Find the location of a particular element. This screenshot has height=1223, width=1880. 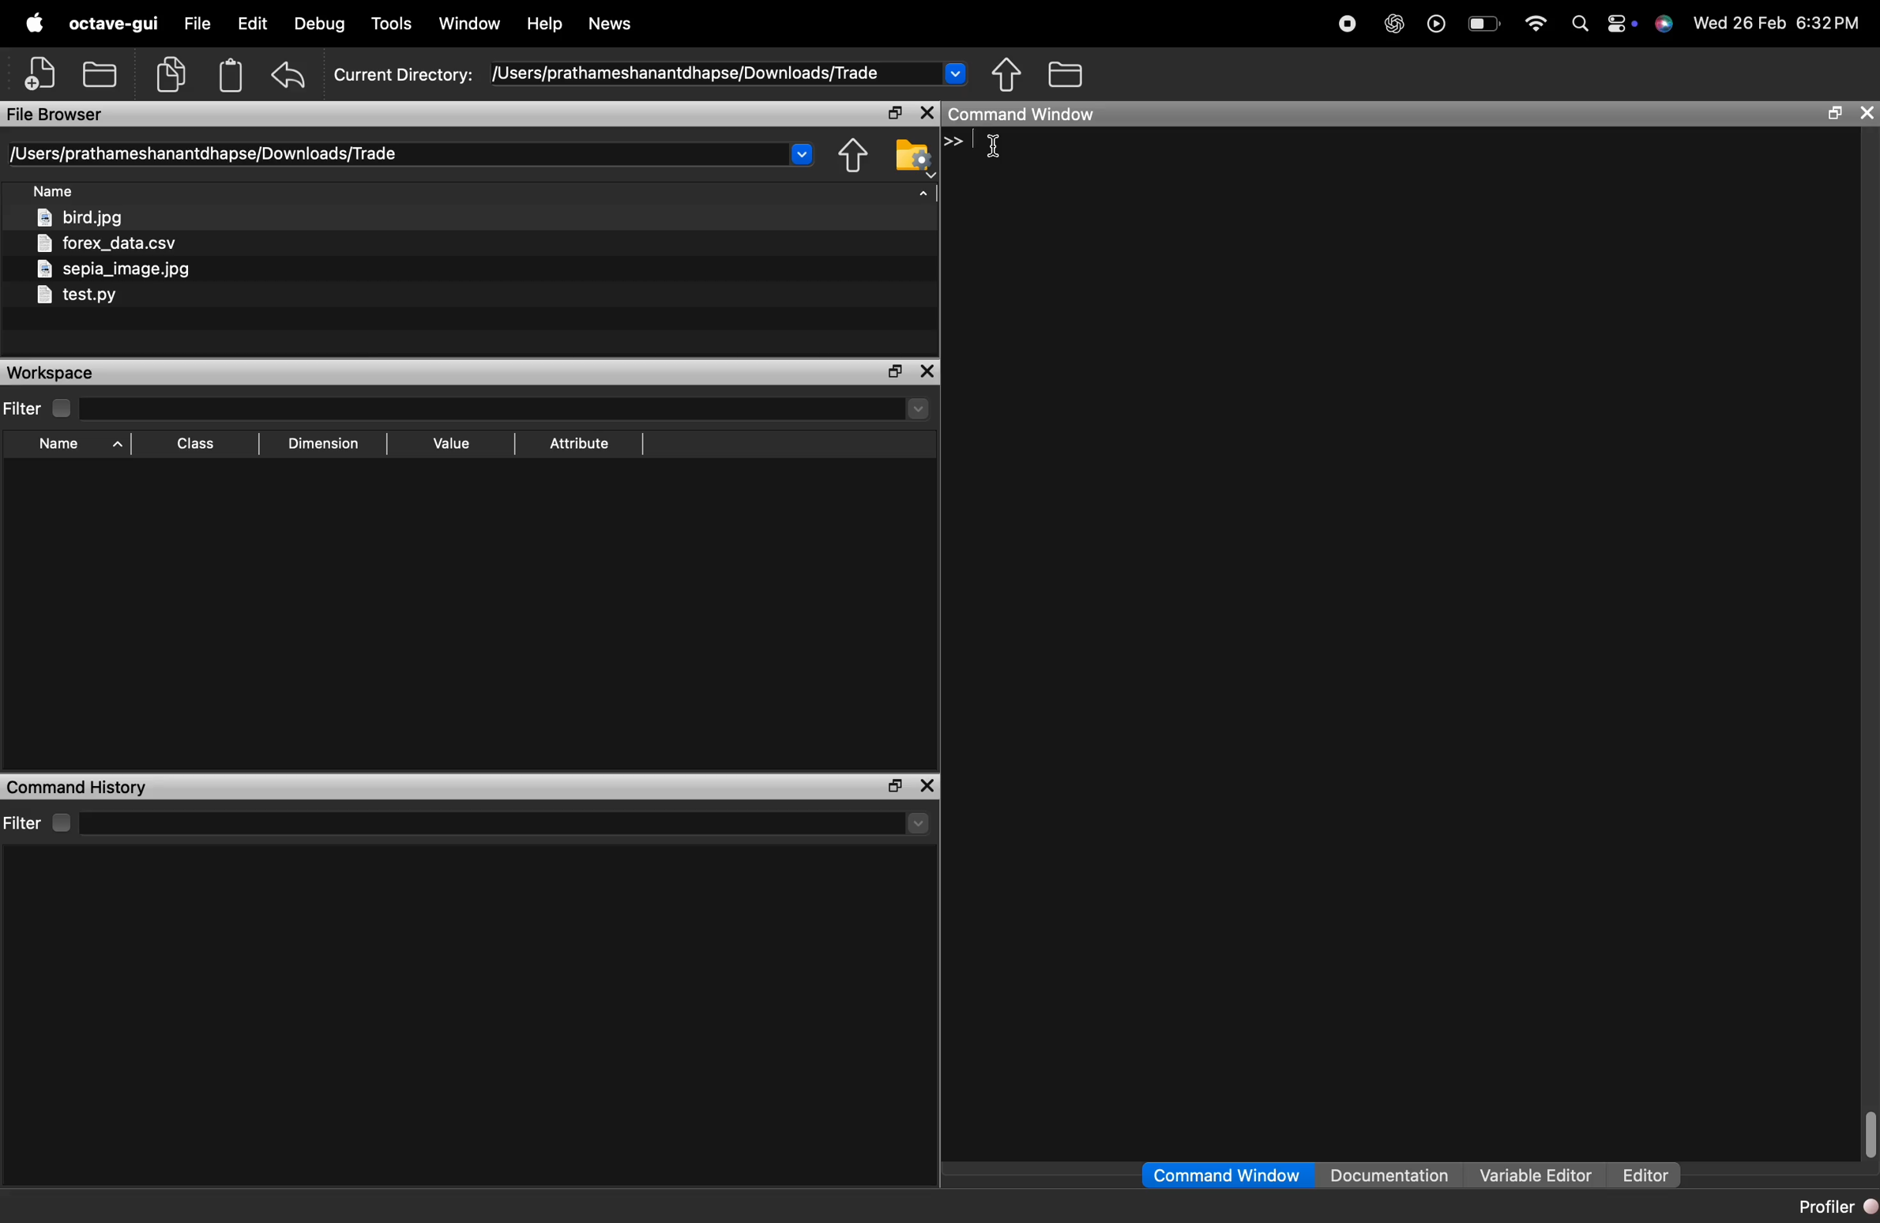

sort by name is located at coordinates (77, 445).